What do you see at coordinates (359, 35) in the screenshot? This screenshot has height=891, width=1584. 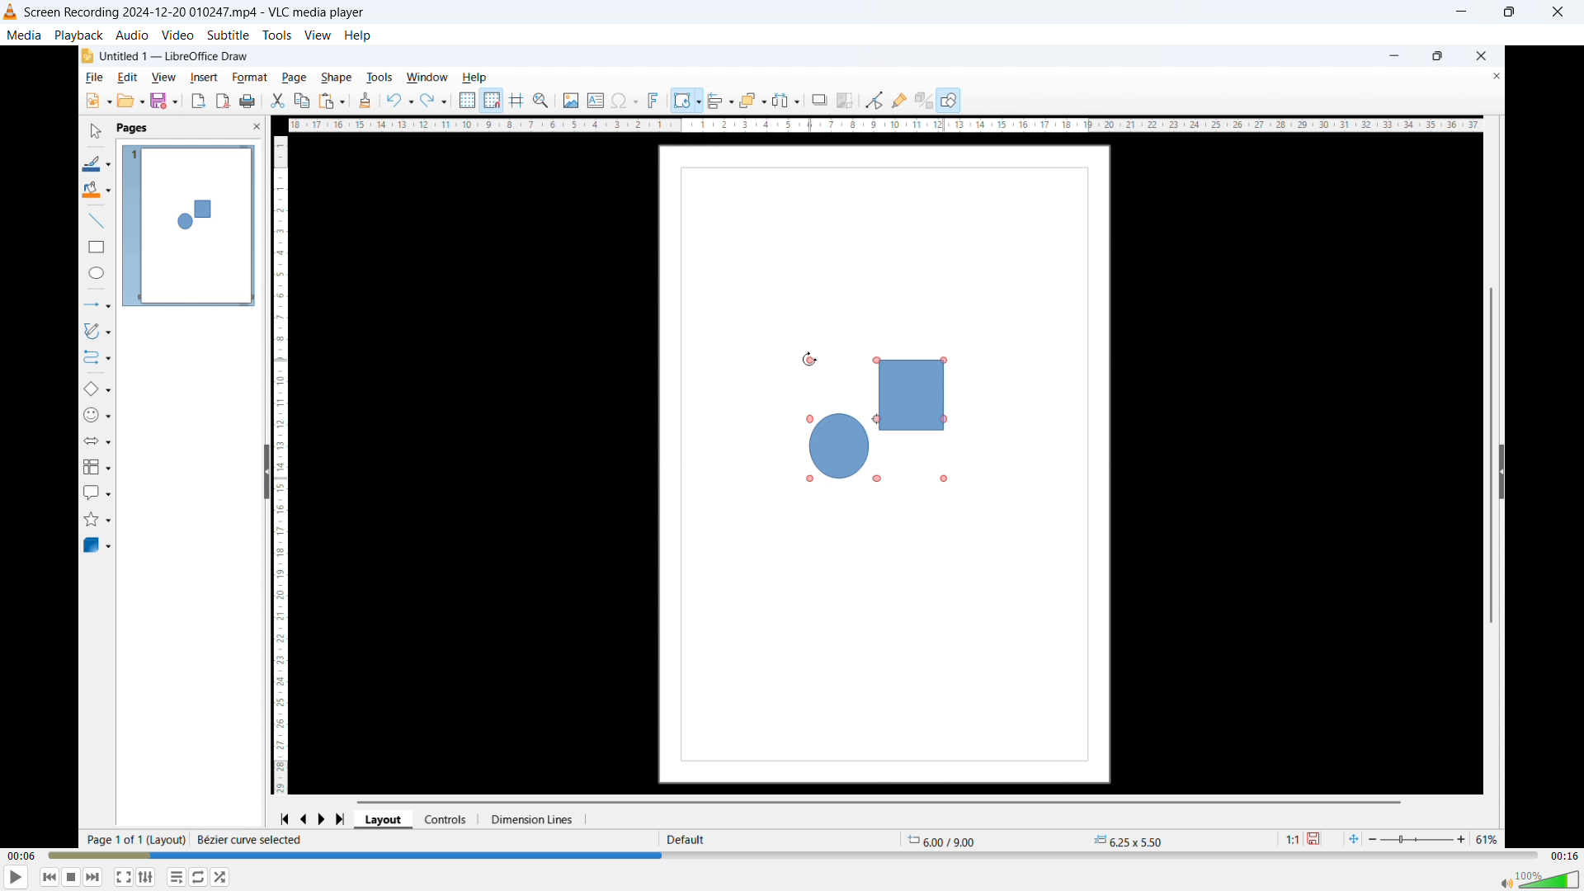 I see `help ` at bounding box center [359, 35].